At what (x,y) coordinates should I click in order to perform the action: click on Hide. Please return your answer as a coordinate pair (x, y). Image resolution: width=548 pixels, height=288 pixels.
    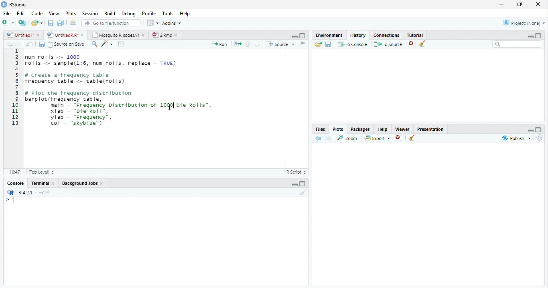
    Looking at the image, I should click on (530, 131).